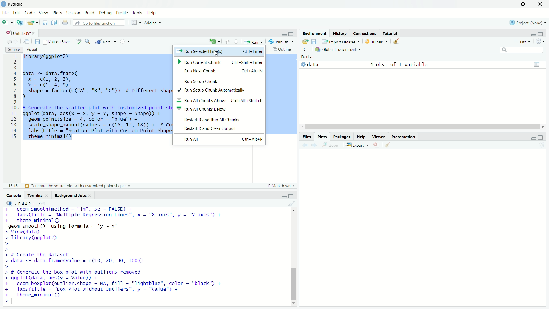 This screenshot has height=309, width=549. I want to click on Open an existing file, so click(30, 23).